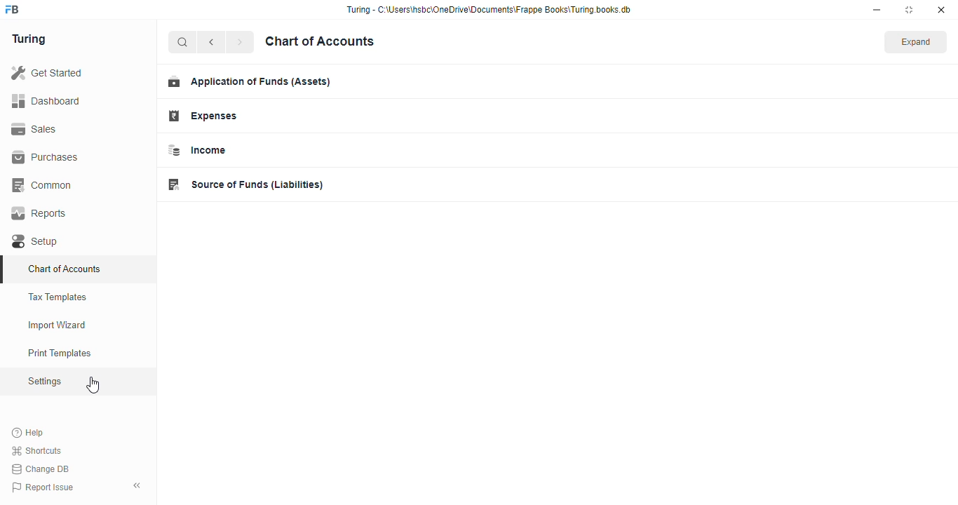  I want to click on turing, so click(28, 39).